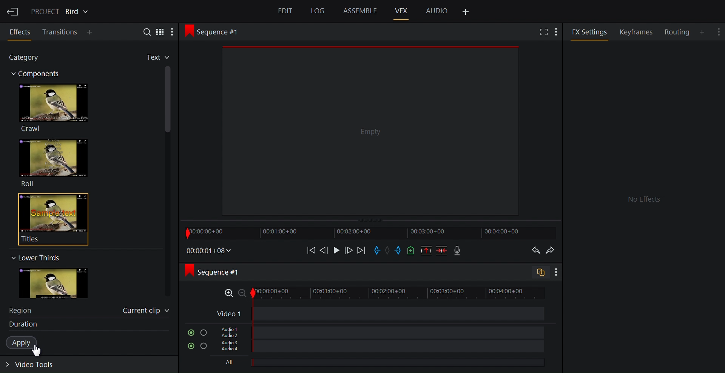  Describe the element at coordinates (377, 314) in the screenshot. I see `Video Track` at that location.